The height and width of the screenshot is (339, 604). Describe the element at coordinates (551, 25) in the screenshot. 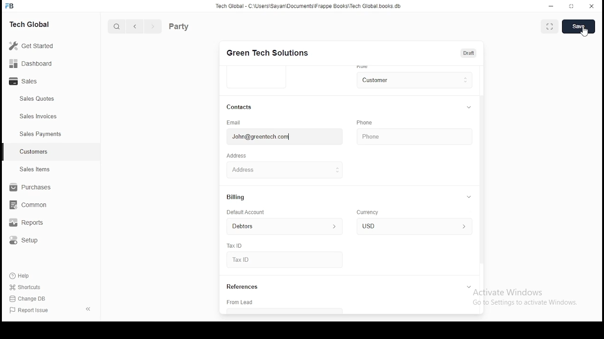

I see `toggle between form and fullscreen` at that location.